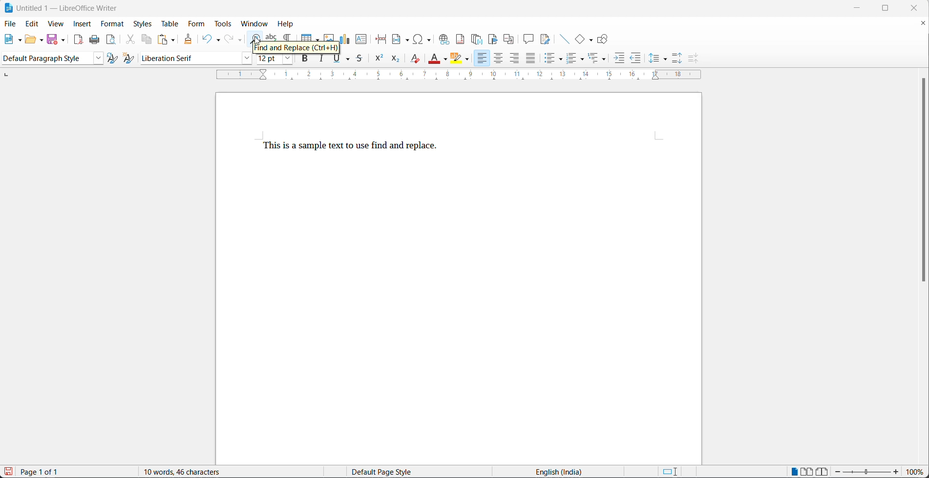  I want to click on insert comment, so click(528, 39).